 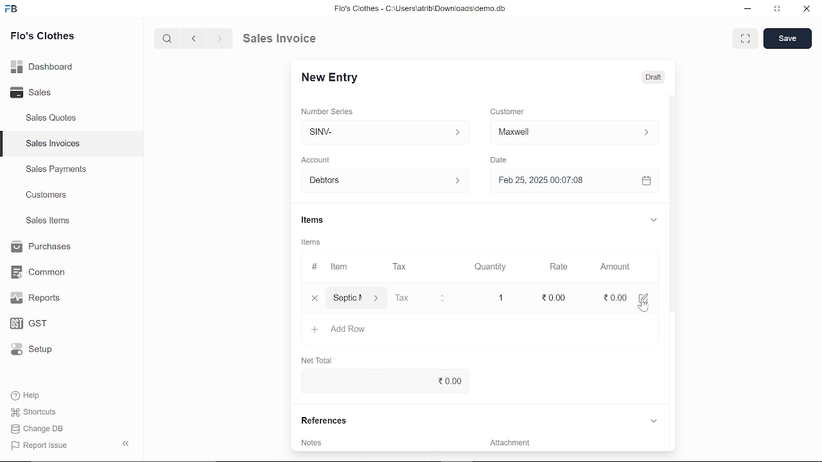 What do you see at coordinates (369, 329) in the screenshot?
I see `‘Septic Maintenence` at bounding box center [369, 329].